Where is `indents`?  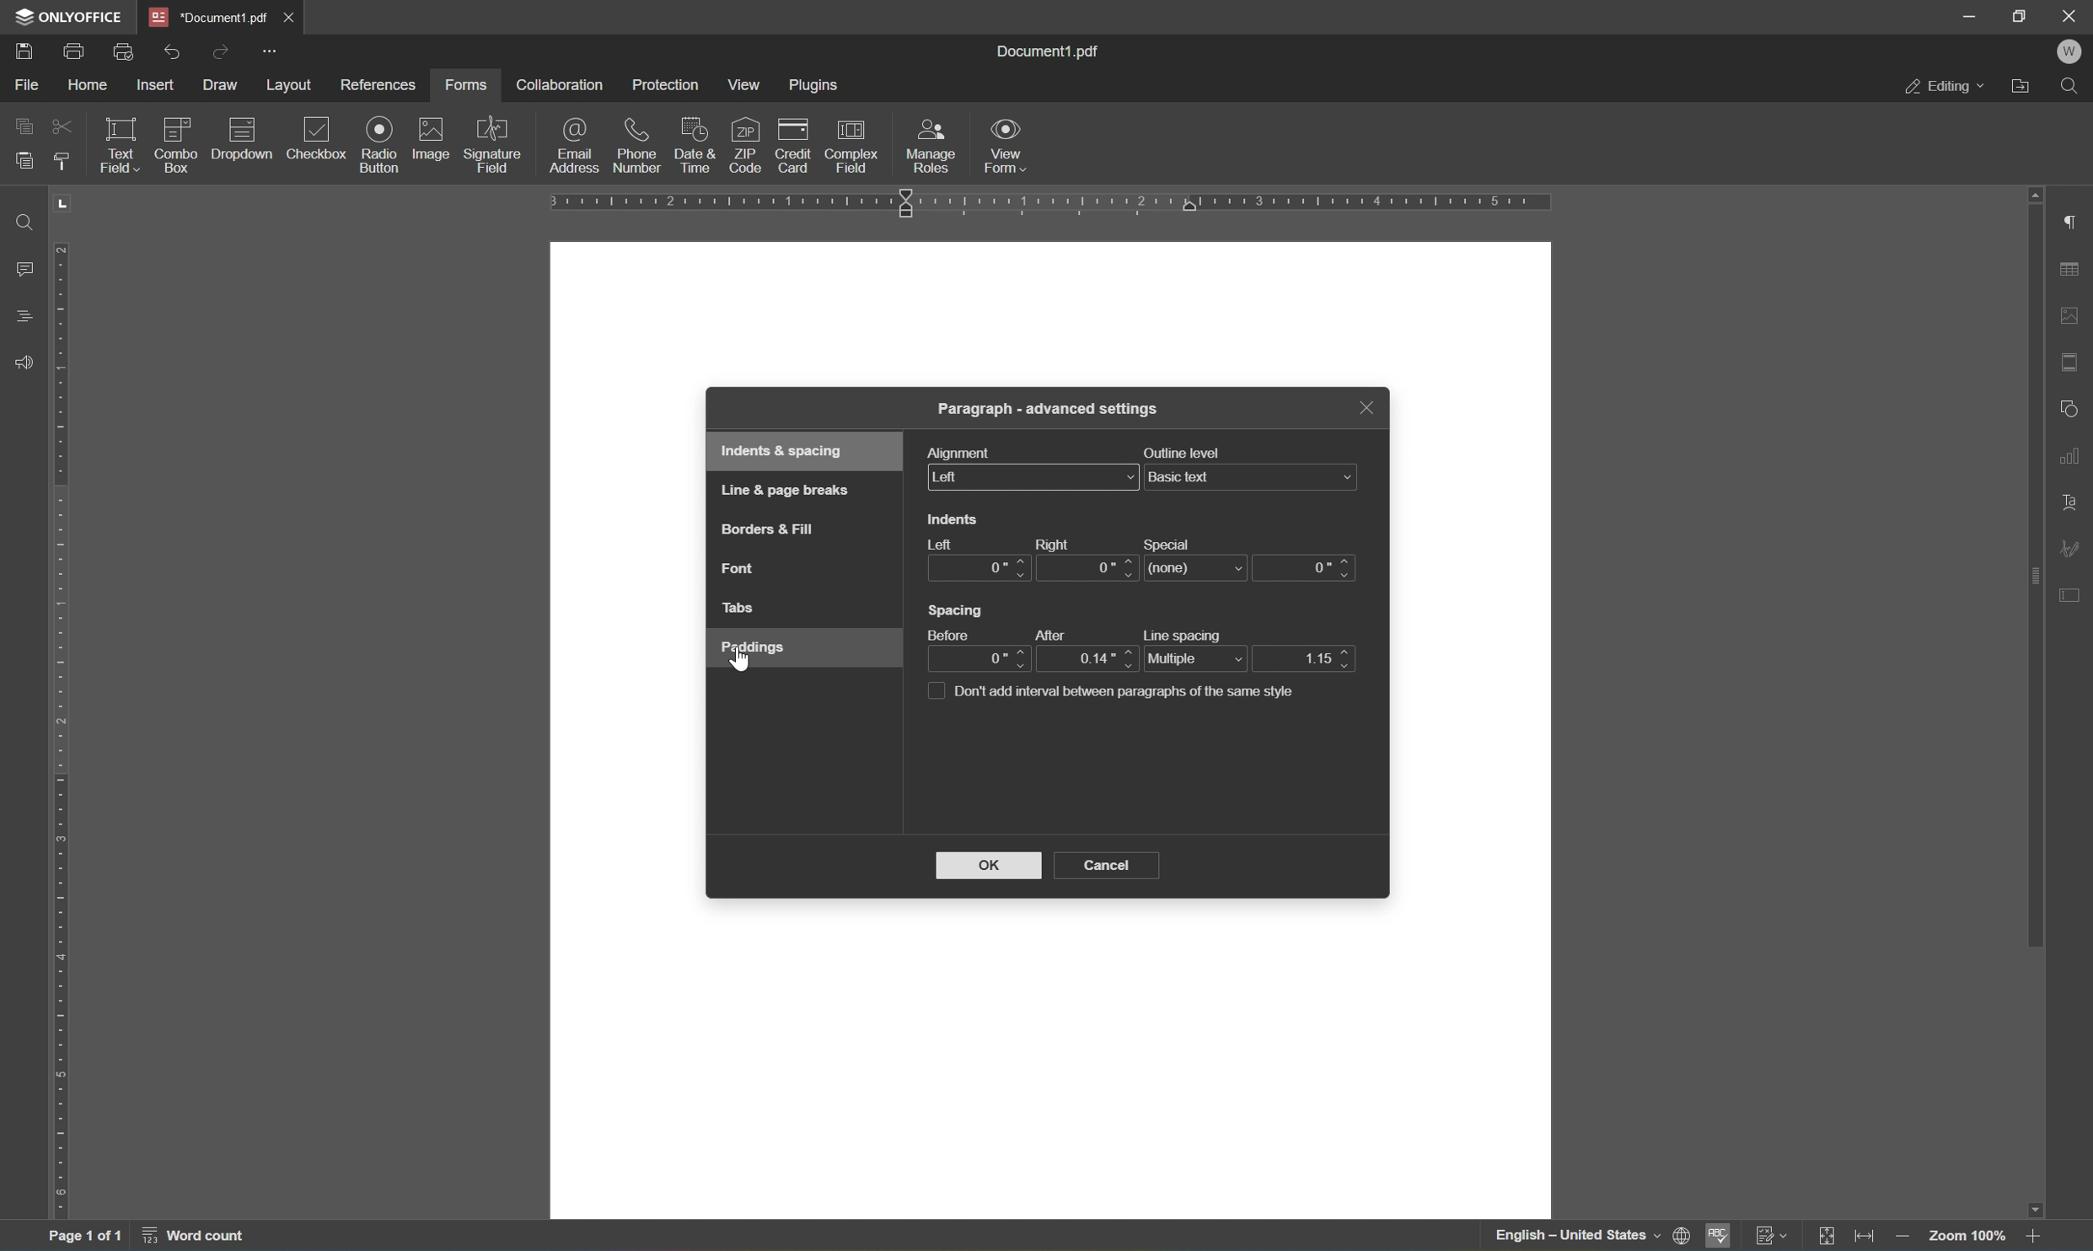 indents is located at coordinates (954, 520).